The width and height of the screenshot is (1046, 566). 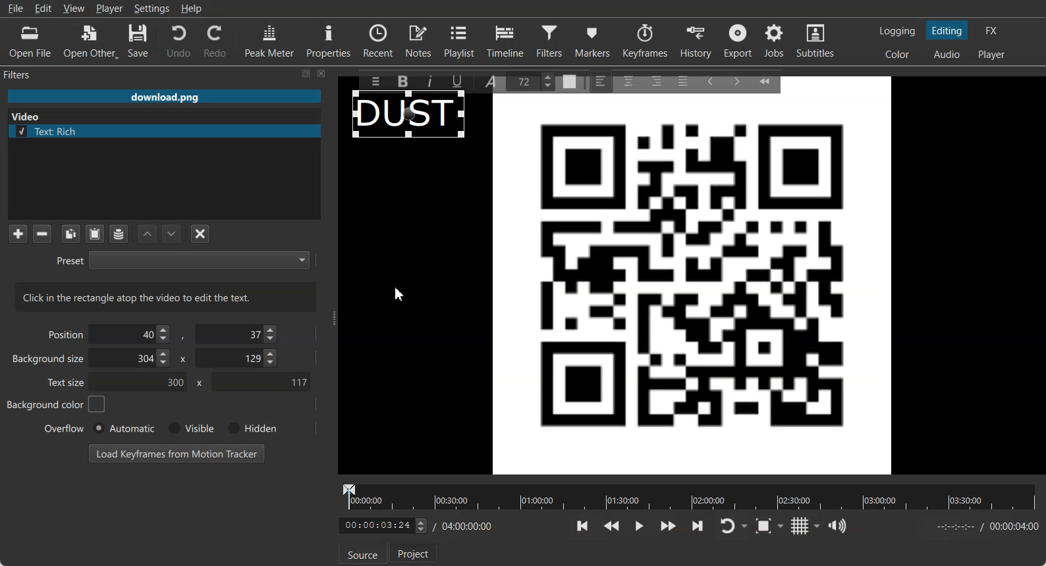 What do you see at coordinates (593, 40) in the screenshot?
I see `Markers` at bounding box center [593, 40].